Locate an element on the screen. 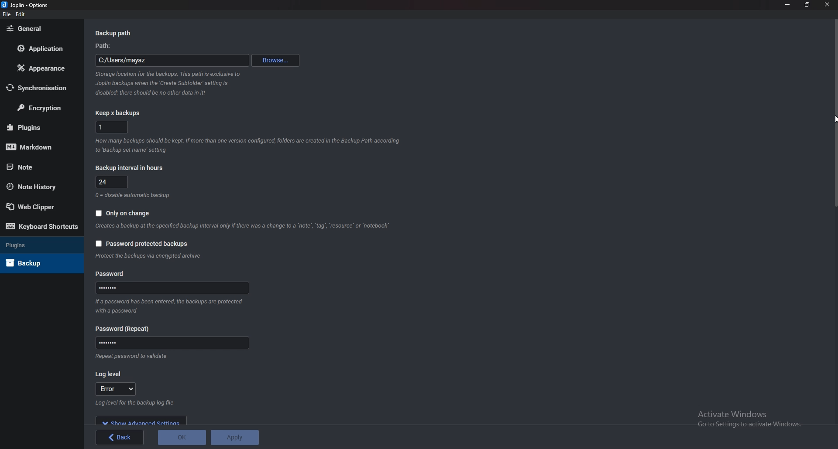  Back up is located at coordinates (38, 262).